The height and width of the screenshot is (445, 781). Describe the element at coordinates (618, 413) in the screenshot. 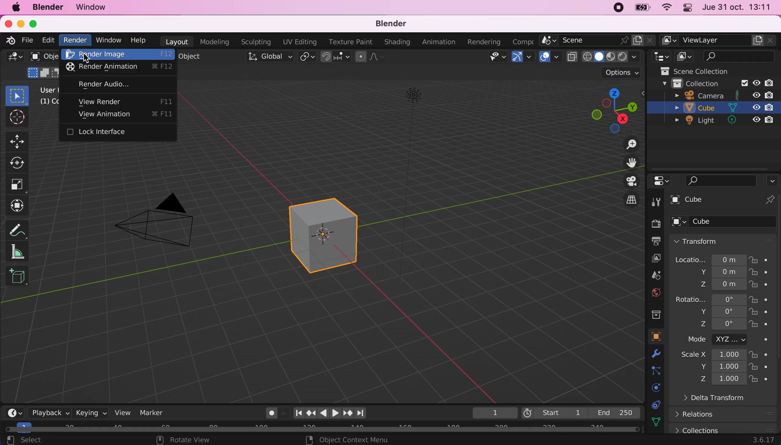

I see `end 250` at that location.